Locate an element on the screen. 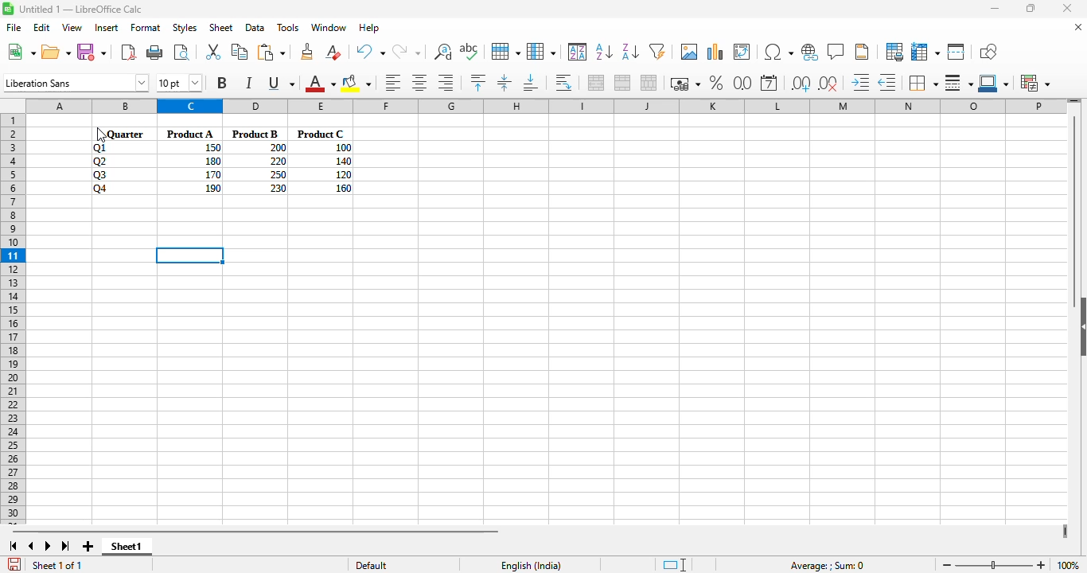 This screenshot has width=1087, height=573. freeze rows and columns is located at coordinates (925, 52).